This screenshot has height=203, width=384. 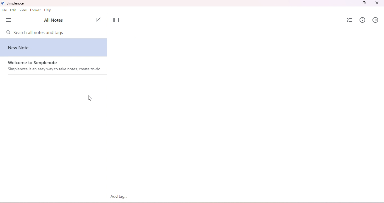 I want to click on view, so click(x=23, y=10).